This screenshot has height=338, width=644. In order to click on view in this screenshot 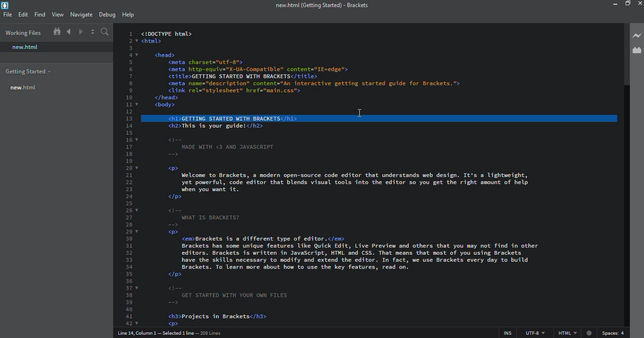, I will do `click(58, 15)`.